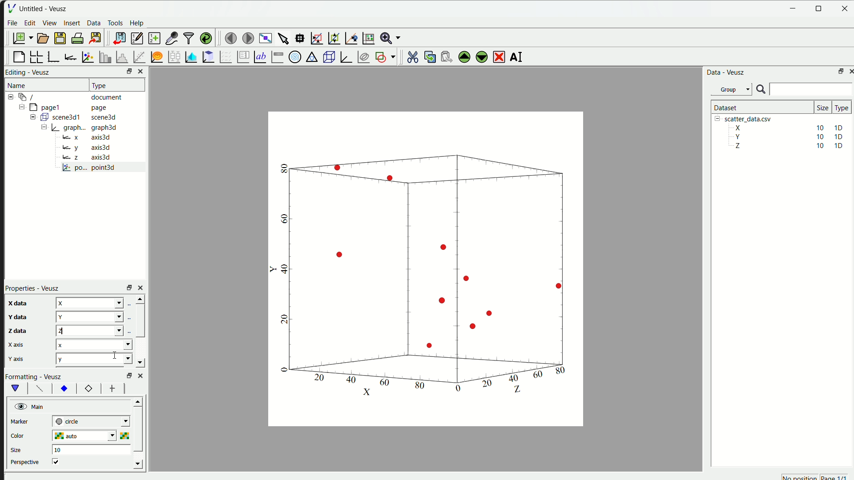  Describe the element at coordinates (57, 450) in the screenshot. I see `10` at that location.